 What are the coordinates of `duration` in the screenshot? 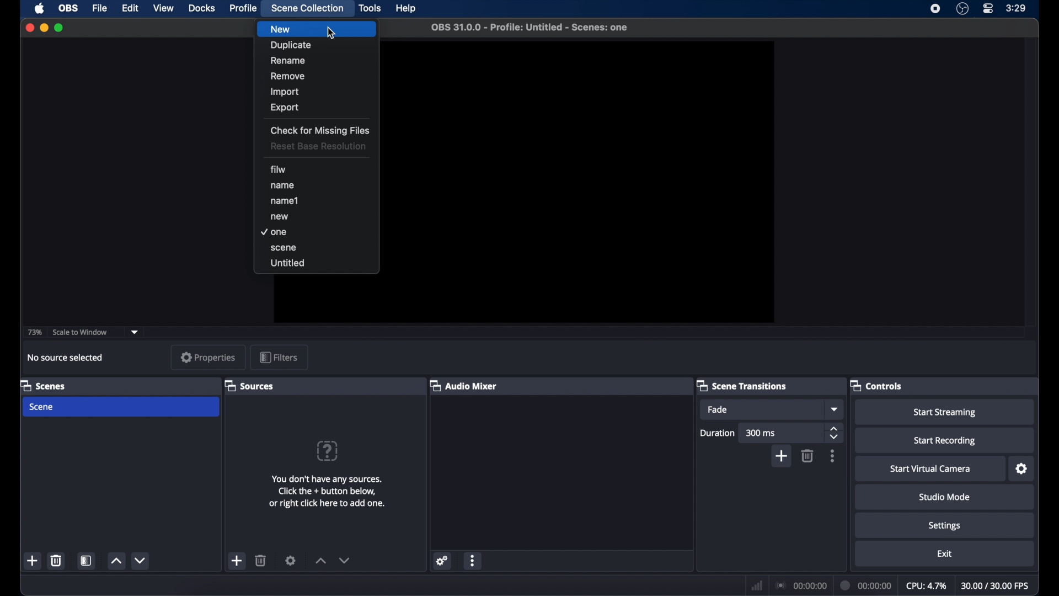 It's located at (718, 433).